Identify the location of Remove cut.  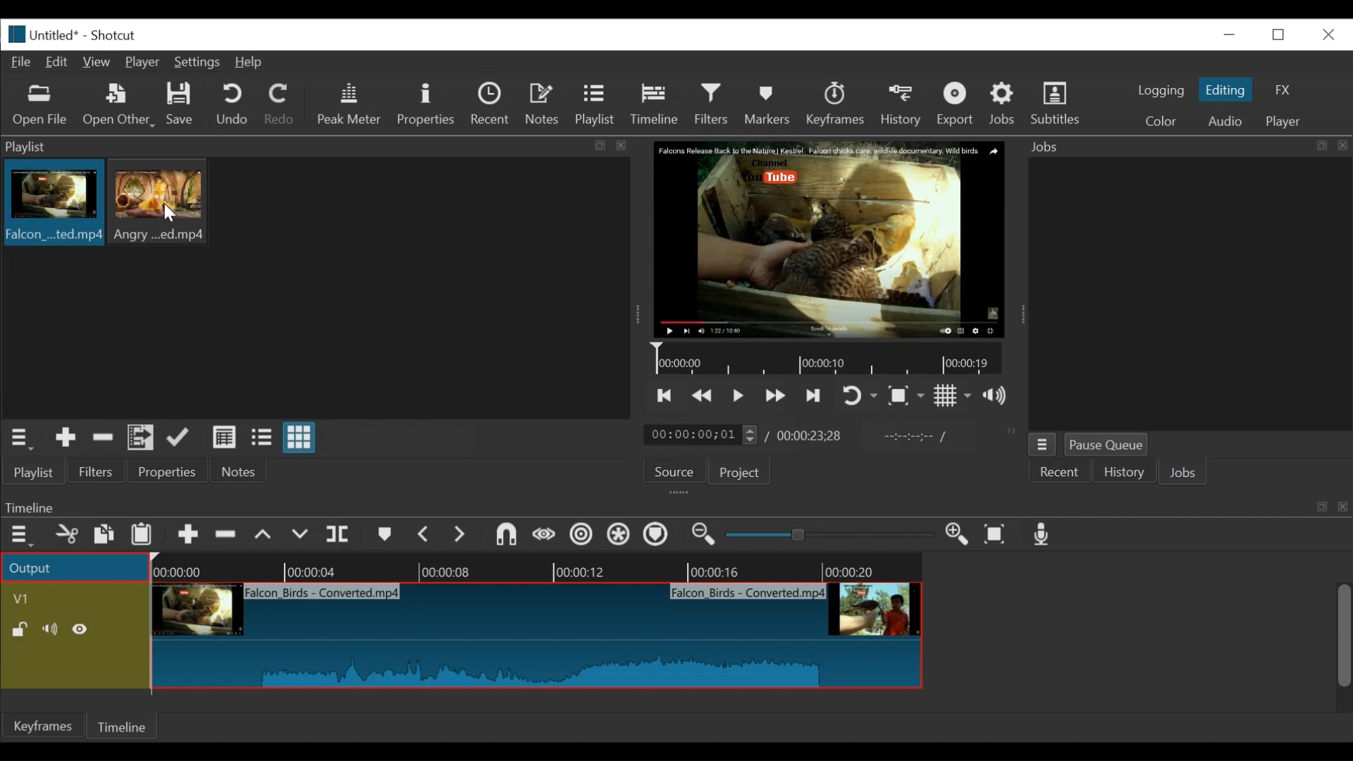
(103, 440).